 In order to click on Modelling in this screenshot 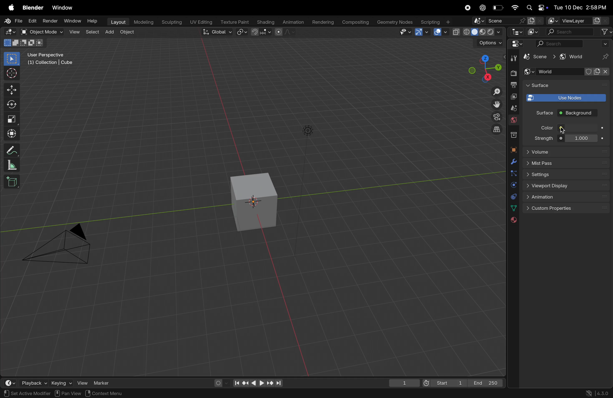, I will do `click(144, 22)`.